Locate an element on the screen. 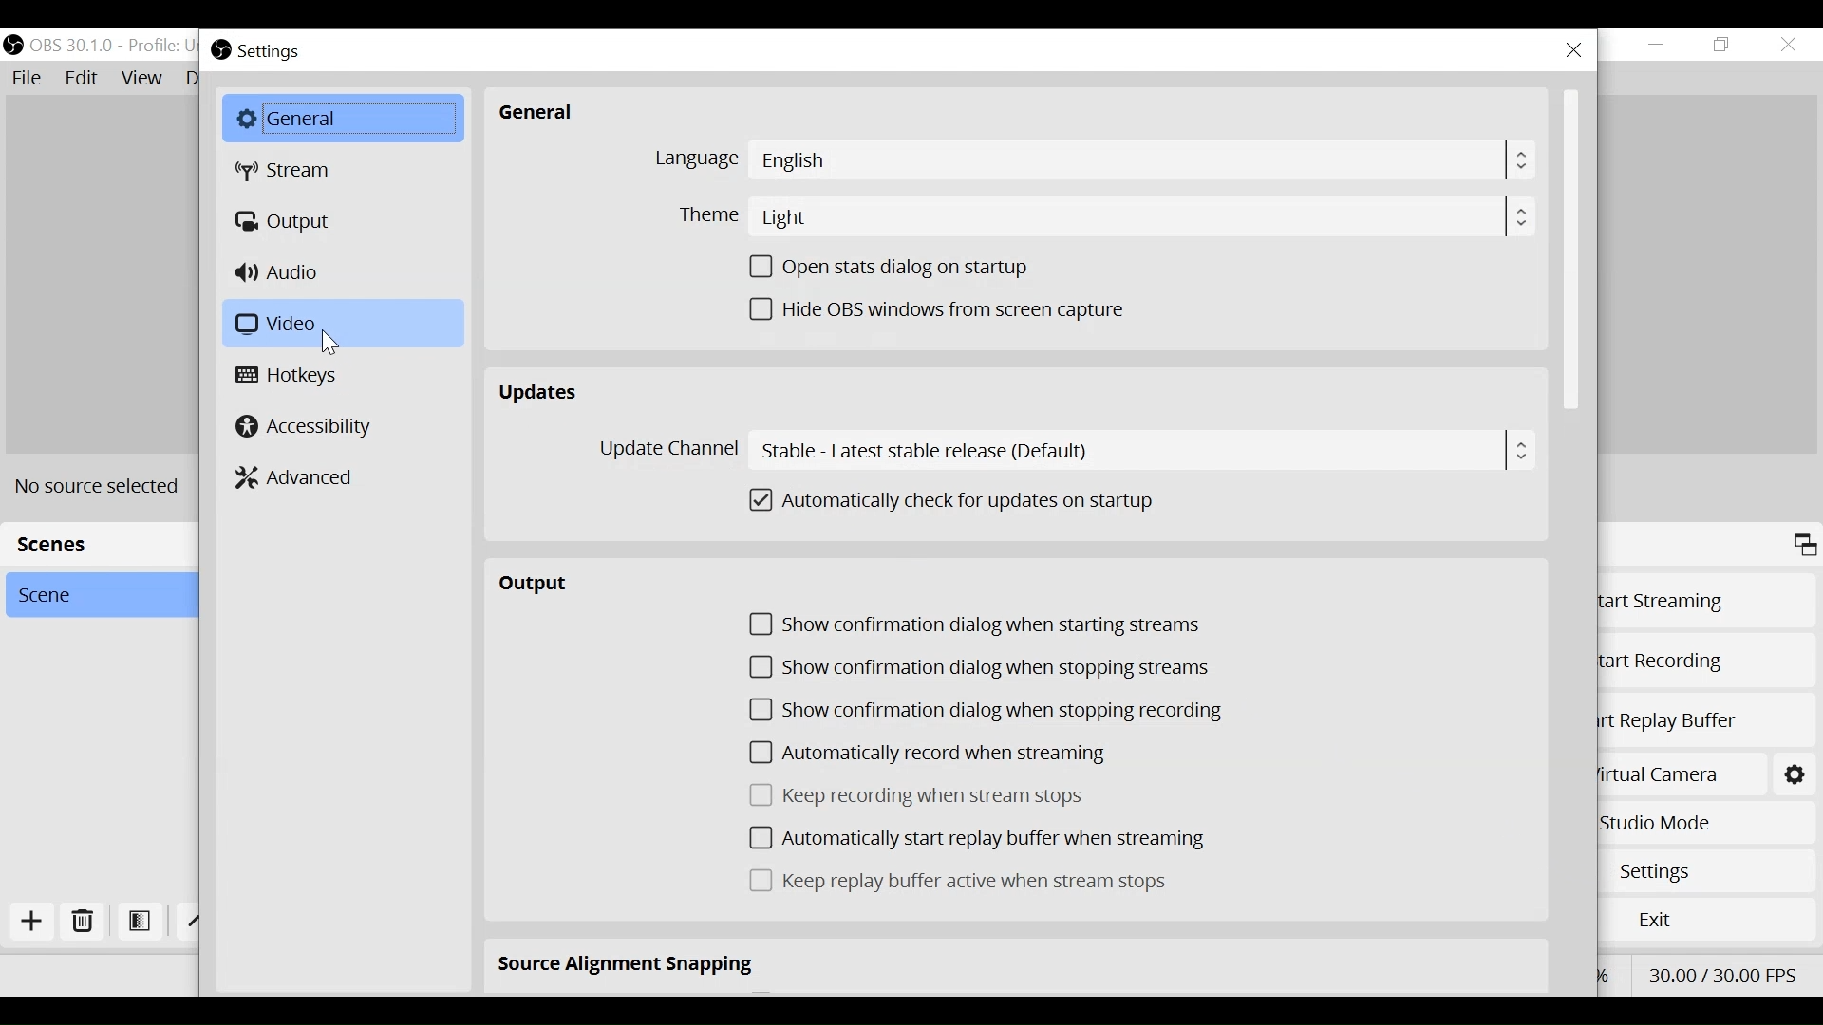 The width and height of the screenshot is (1823, 1025). Output is located at coordinates (532, 585).